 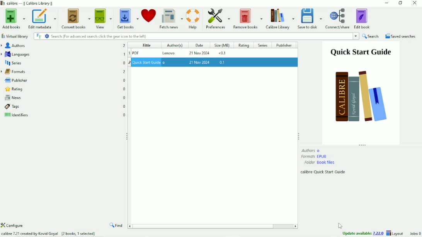 What do you see at coordinates (223, 63) in the screenshot?
I see `0.1` at bounding box center [223, 63].